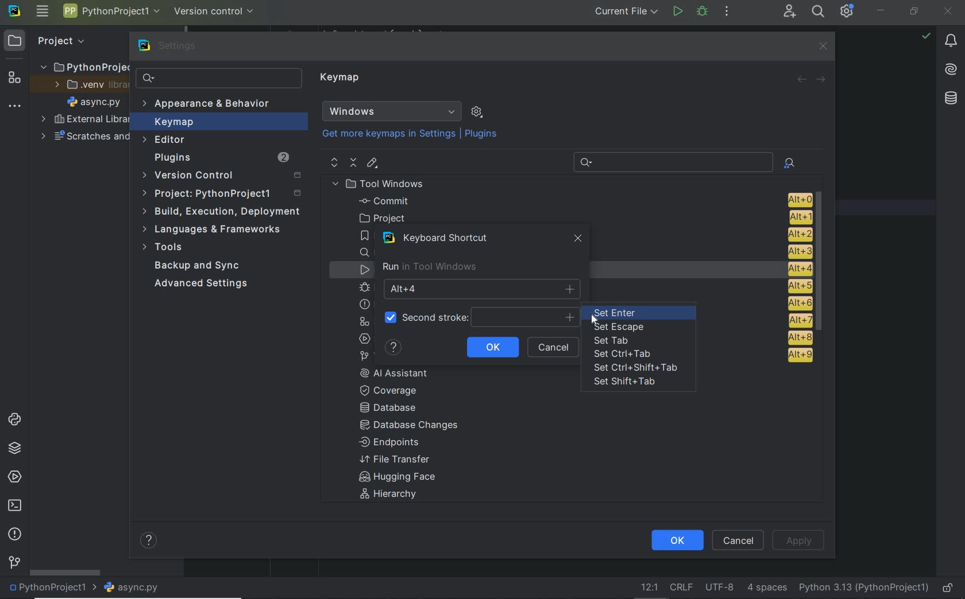  I want to click on python packages, so click(14, 449).